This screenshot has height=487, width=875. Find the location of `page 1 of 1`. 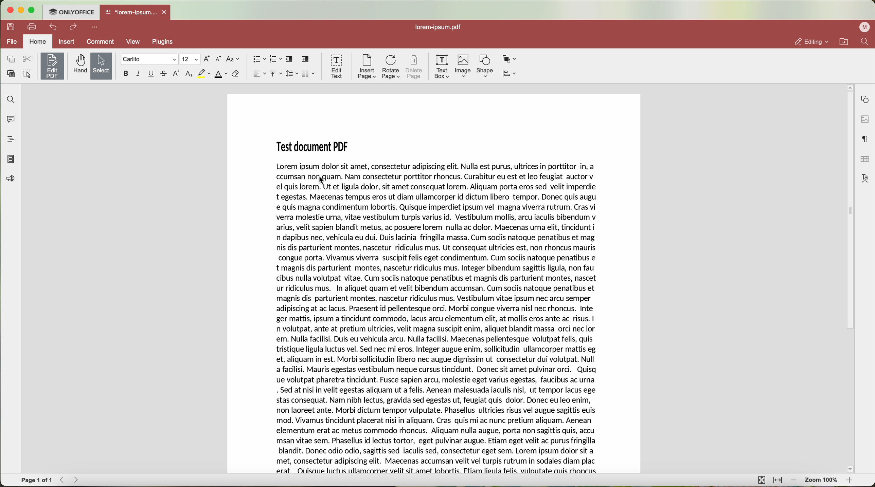

page 1 of 1 is located at coordinates (36, 481).